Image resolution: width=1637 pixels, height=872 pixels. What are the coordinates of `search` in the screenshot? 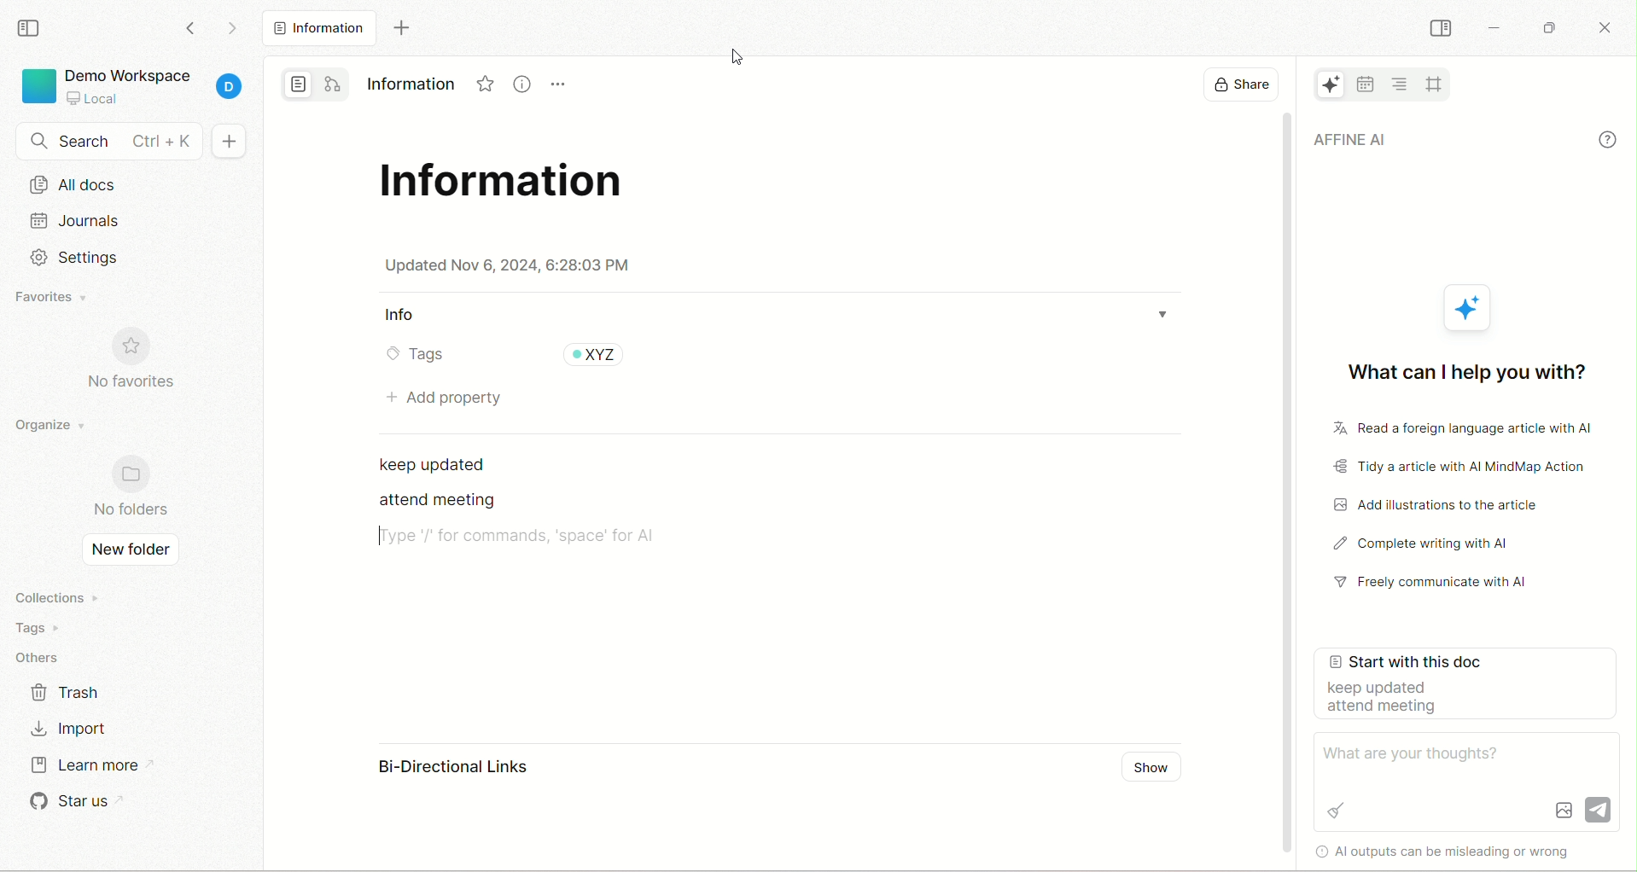 It's located at (103, 142).